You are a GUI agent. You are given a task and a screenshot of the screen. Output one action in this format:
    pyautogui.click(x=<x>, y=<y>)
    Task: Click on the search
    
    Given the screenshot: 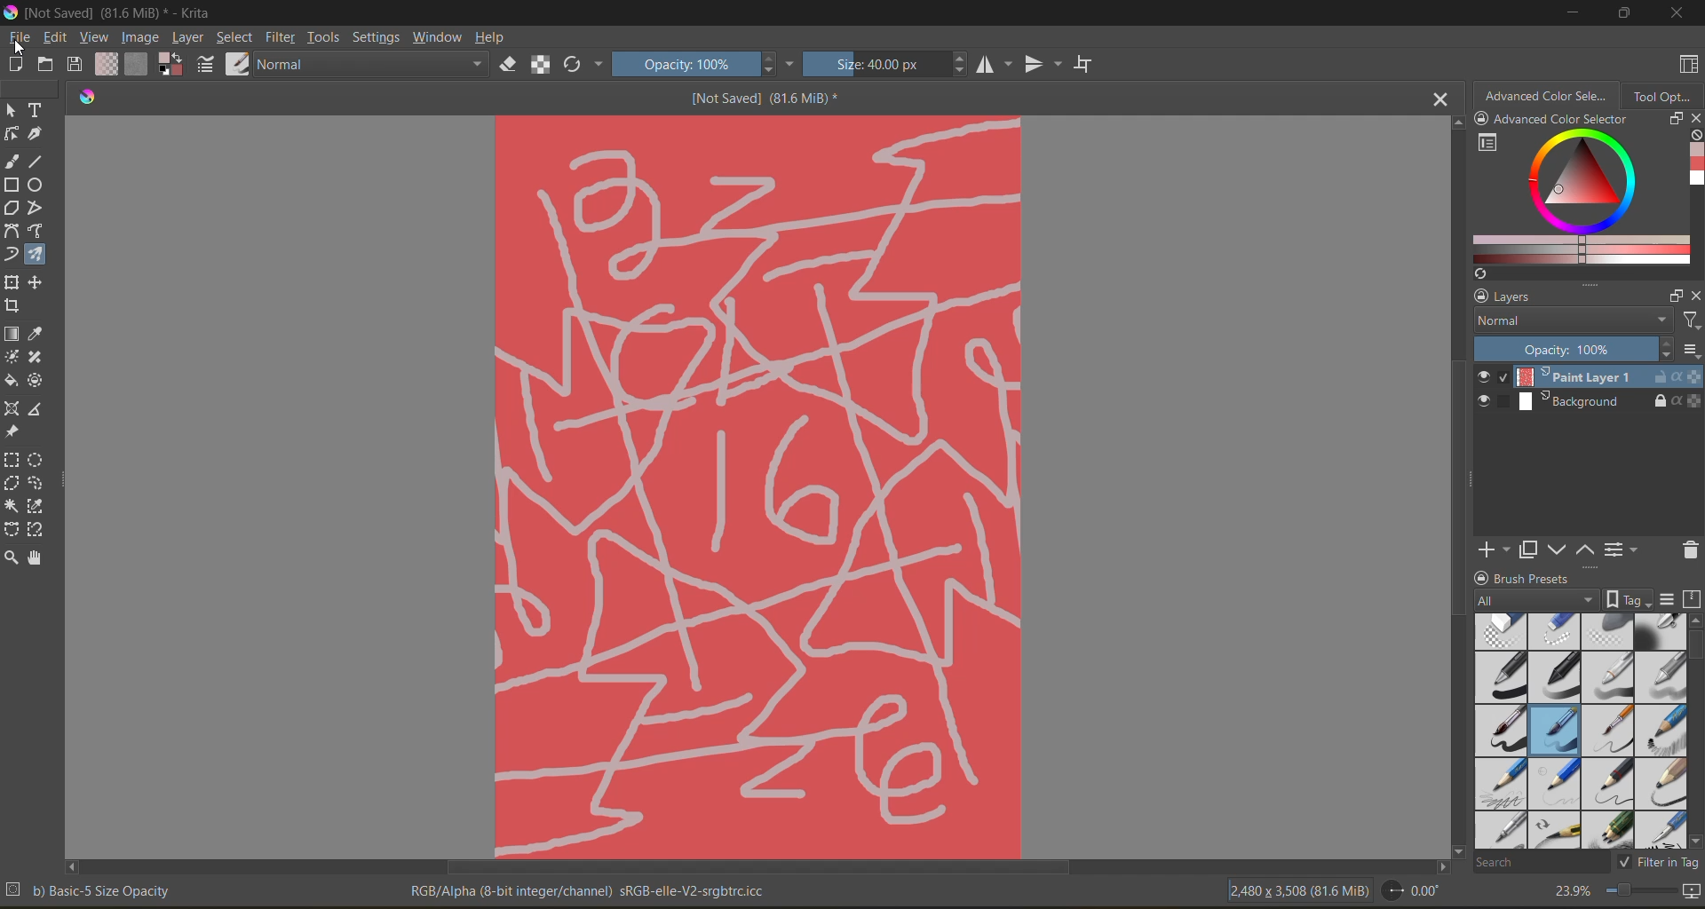 What is the action you would take?
    pyautogui.click(x=1541, y=861)
    